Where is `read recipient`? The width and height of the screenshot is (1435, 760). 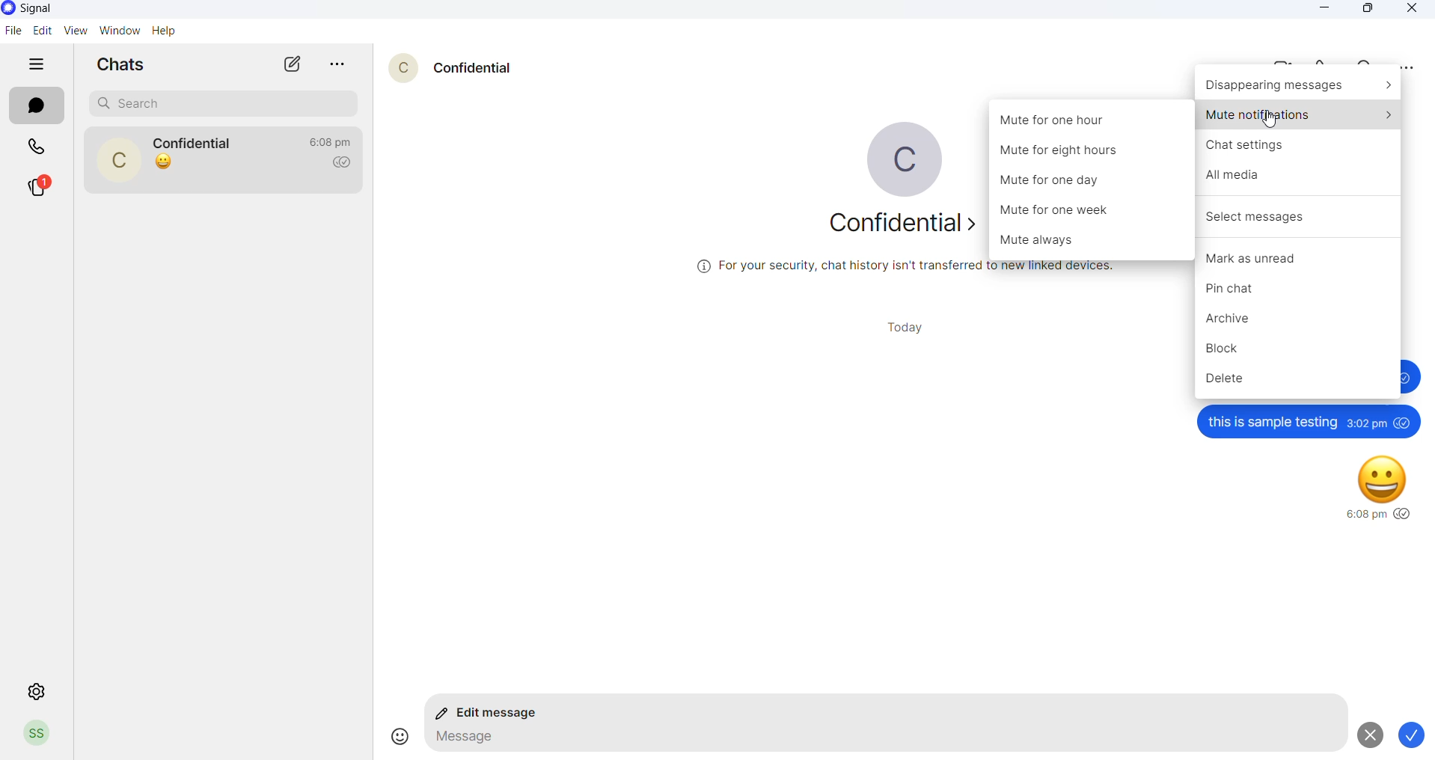 read recipient is located at coordinates (346, 163).